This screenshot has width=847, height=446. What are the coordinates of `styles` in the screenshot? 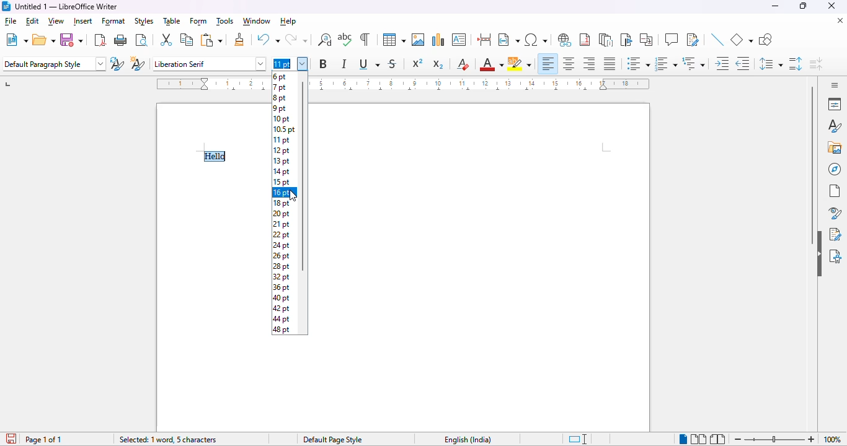 It's located at (144, 21).